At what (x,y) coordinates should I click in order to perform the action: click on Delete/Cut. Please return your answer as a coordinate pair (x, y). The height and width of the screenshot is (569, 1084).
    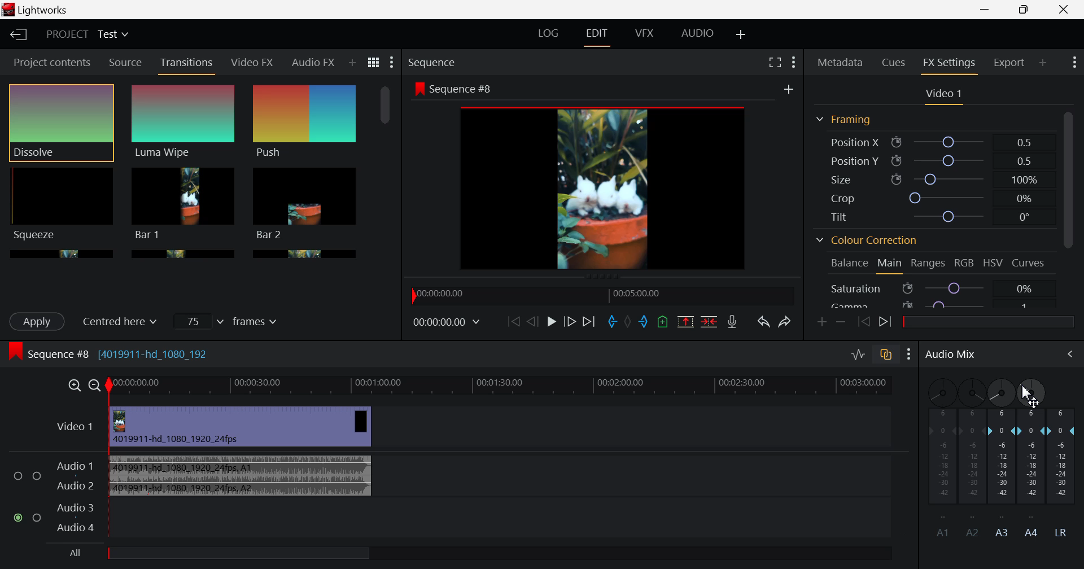
    Looking at the image, I should click on (711, 321).